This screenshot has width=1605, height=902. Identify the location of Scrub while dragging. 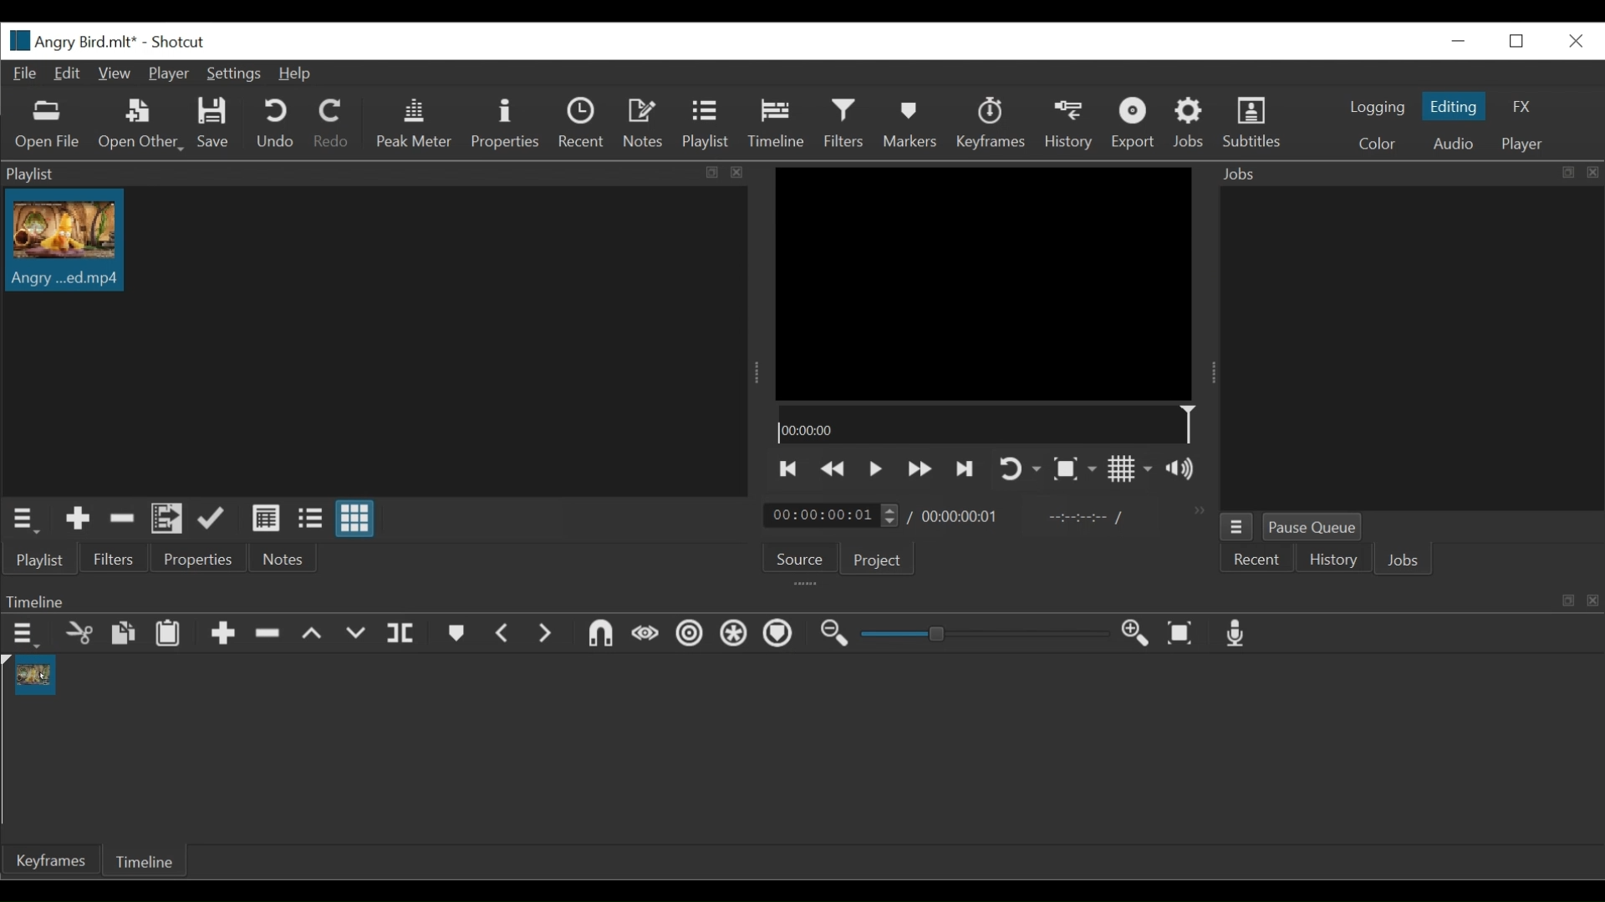
(645, 635).